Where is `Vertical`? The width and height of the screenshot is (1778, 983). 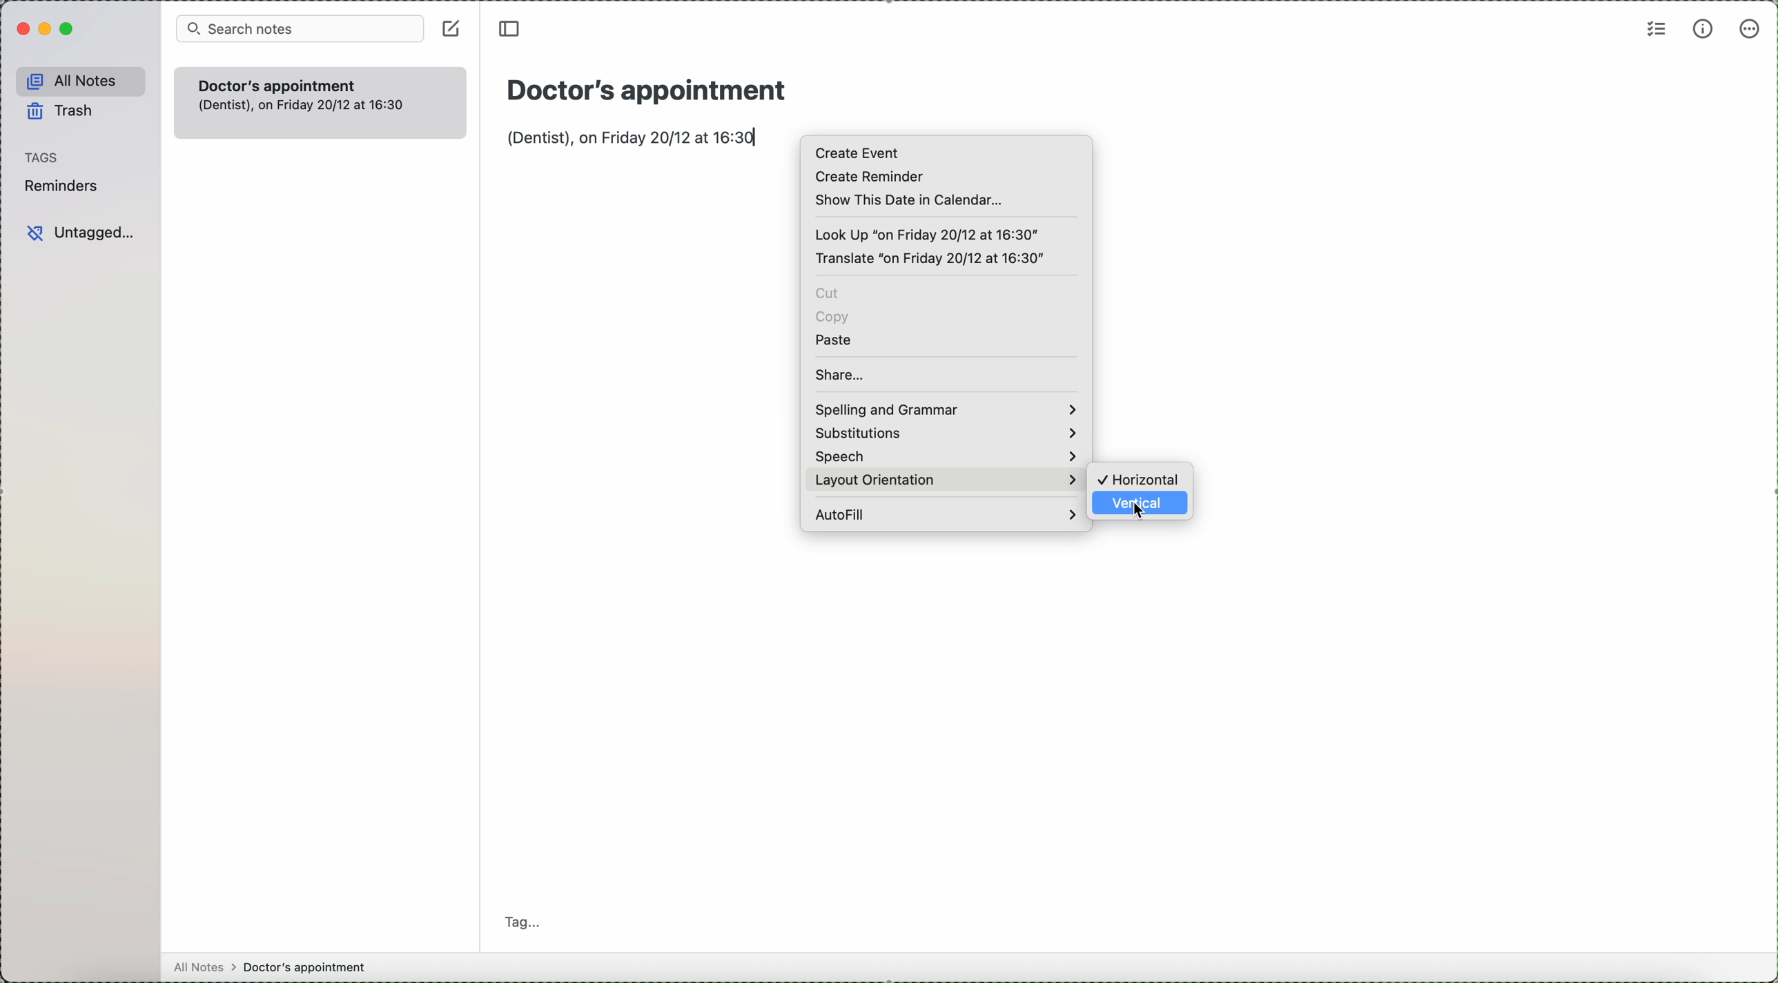
Vertical is located at coordinates (1142, 508).